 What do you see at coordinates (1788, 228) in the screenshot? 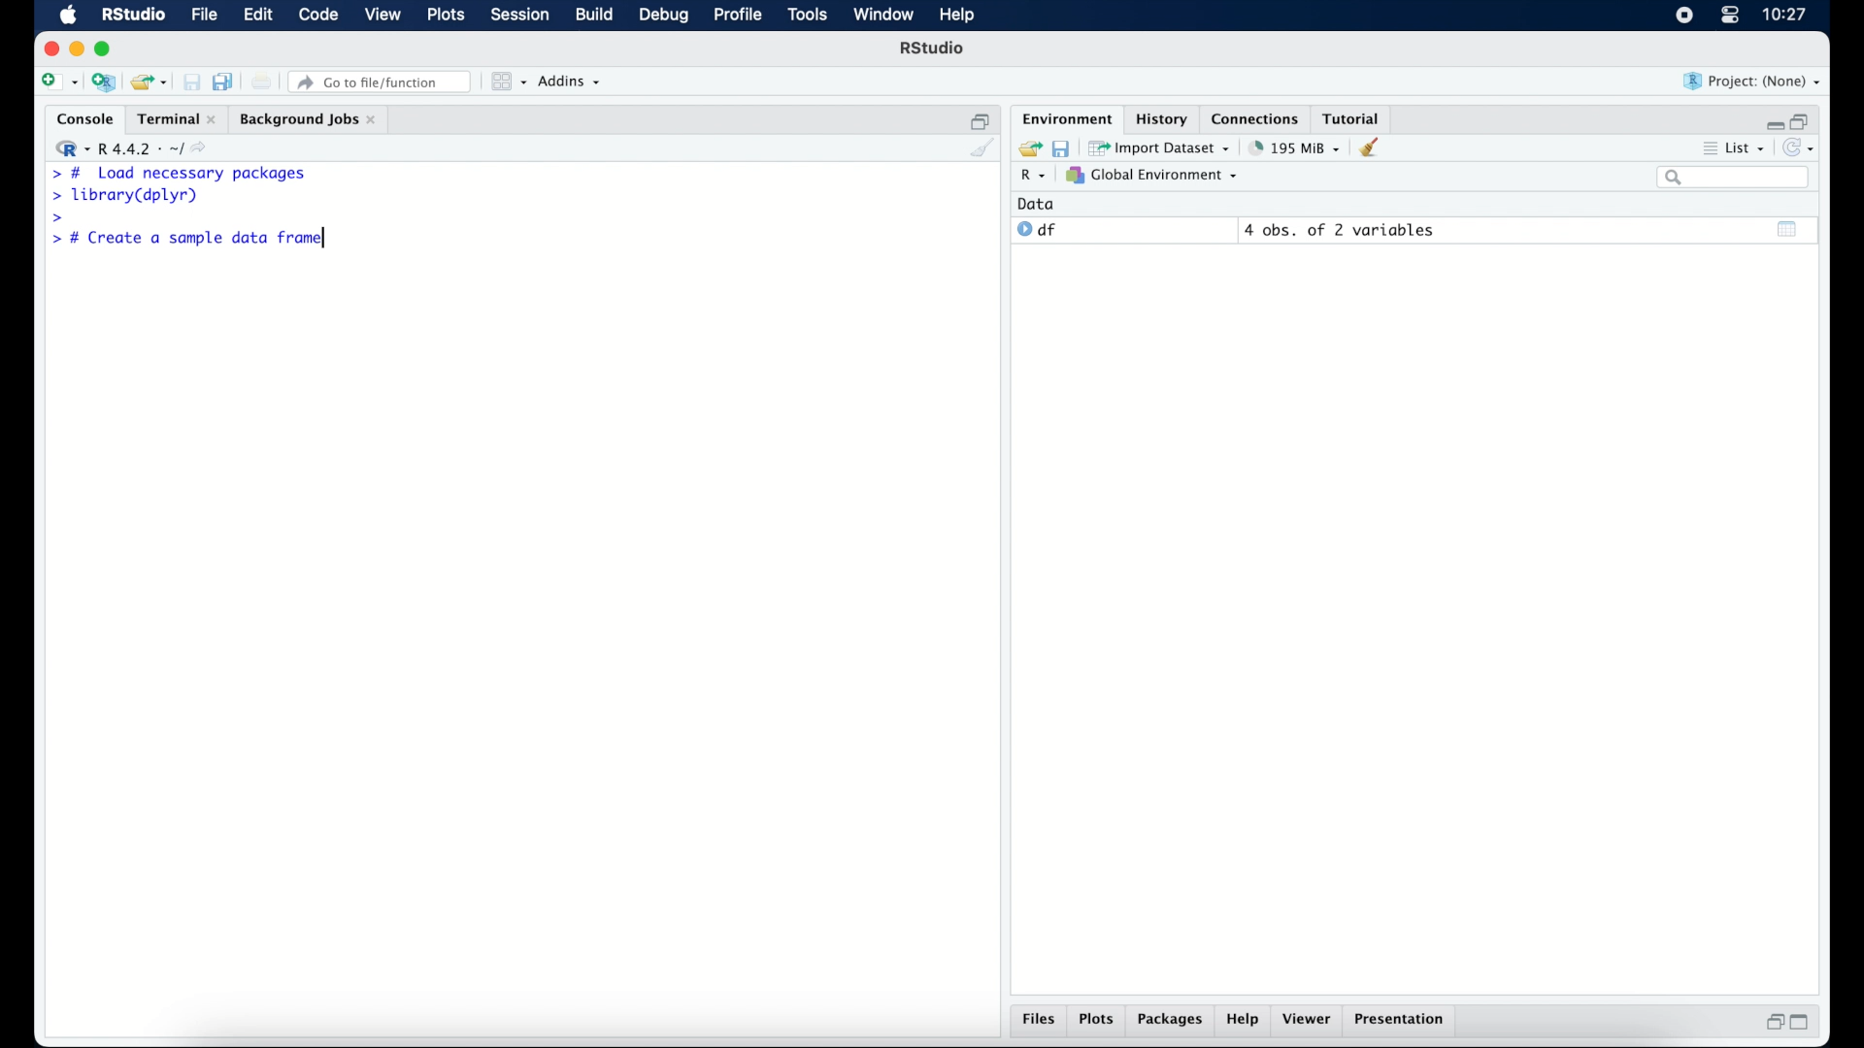
I see `show output  window` at bounding box center [1788, 228].